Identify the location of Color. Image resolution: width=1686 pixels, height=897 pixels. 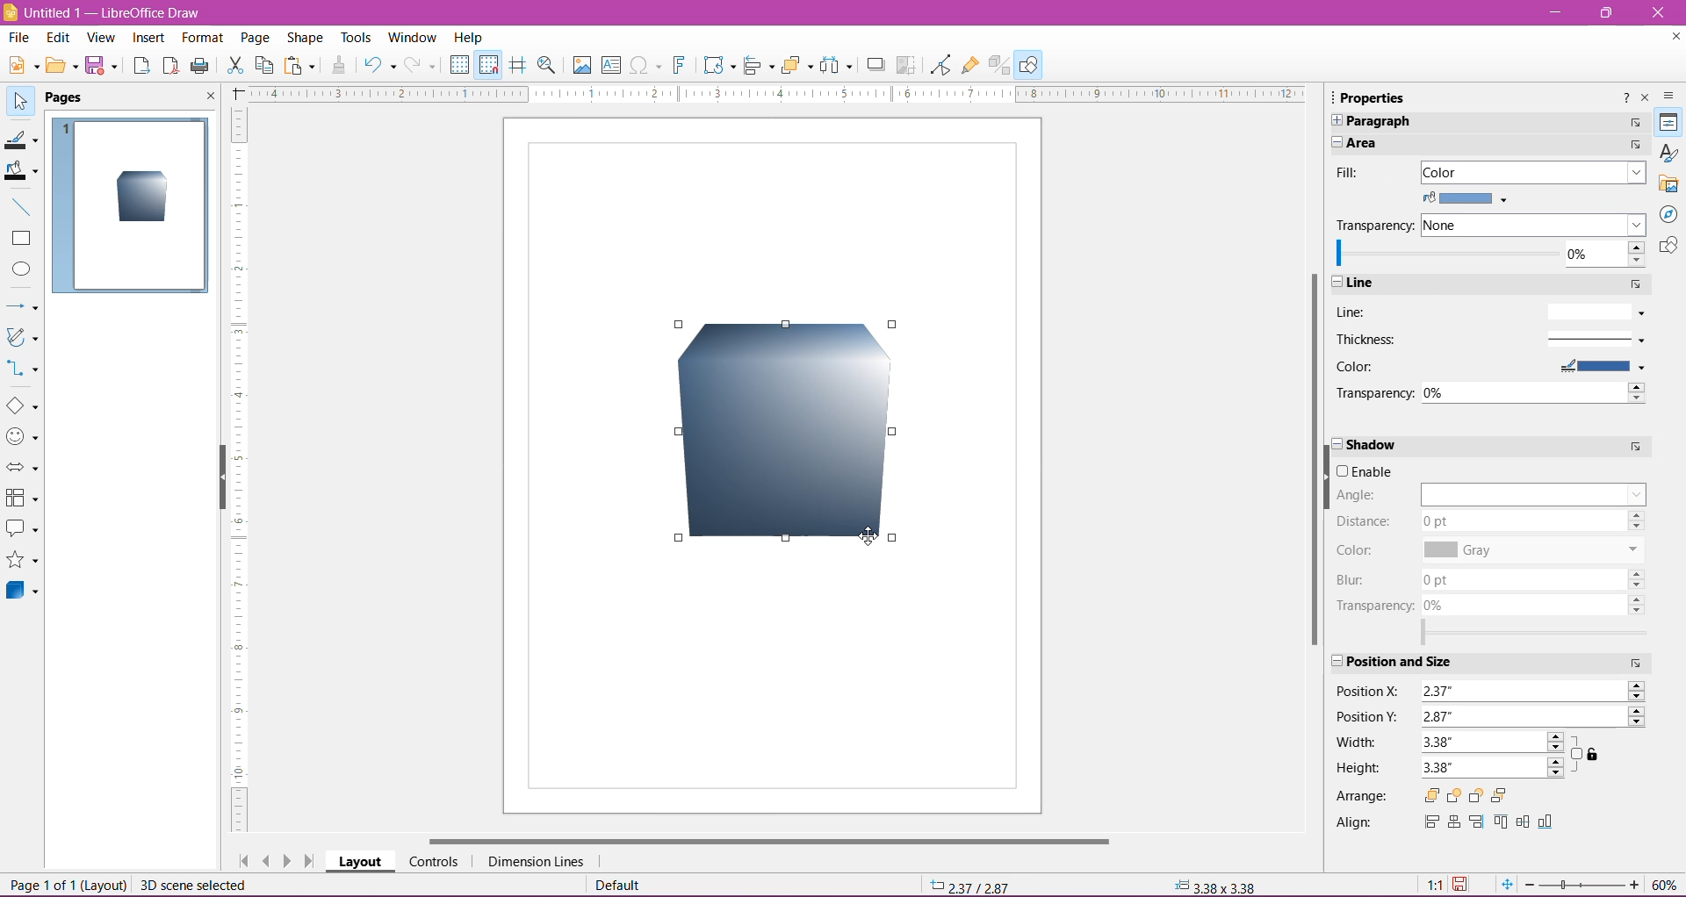
(1358, 367).